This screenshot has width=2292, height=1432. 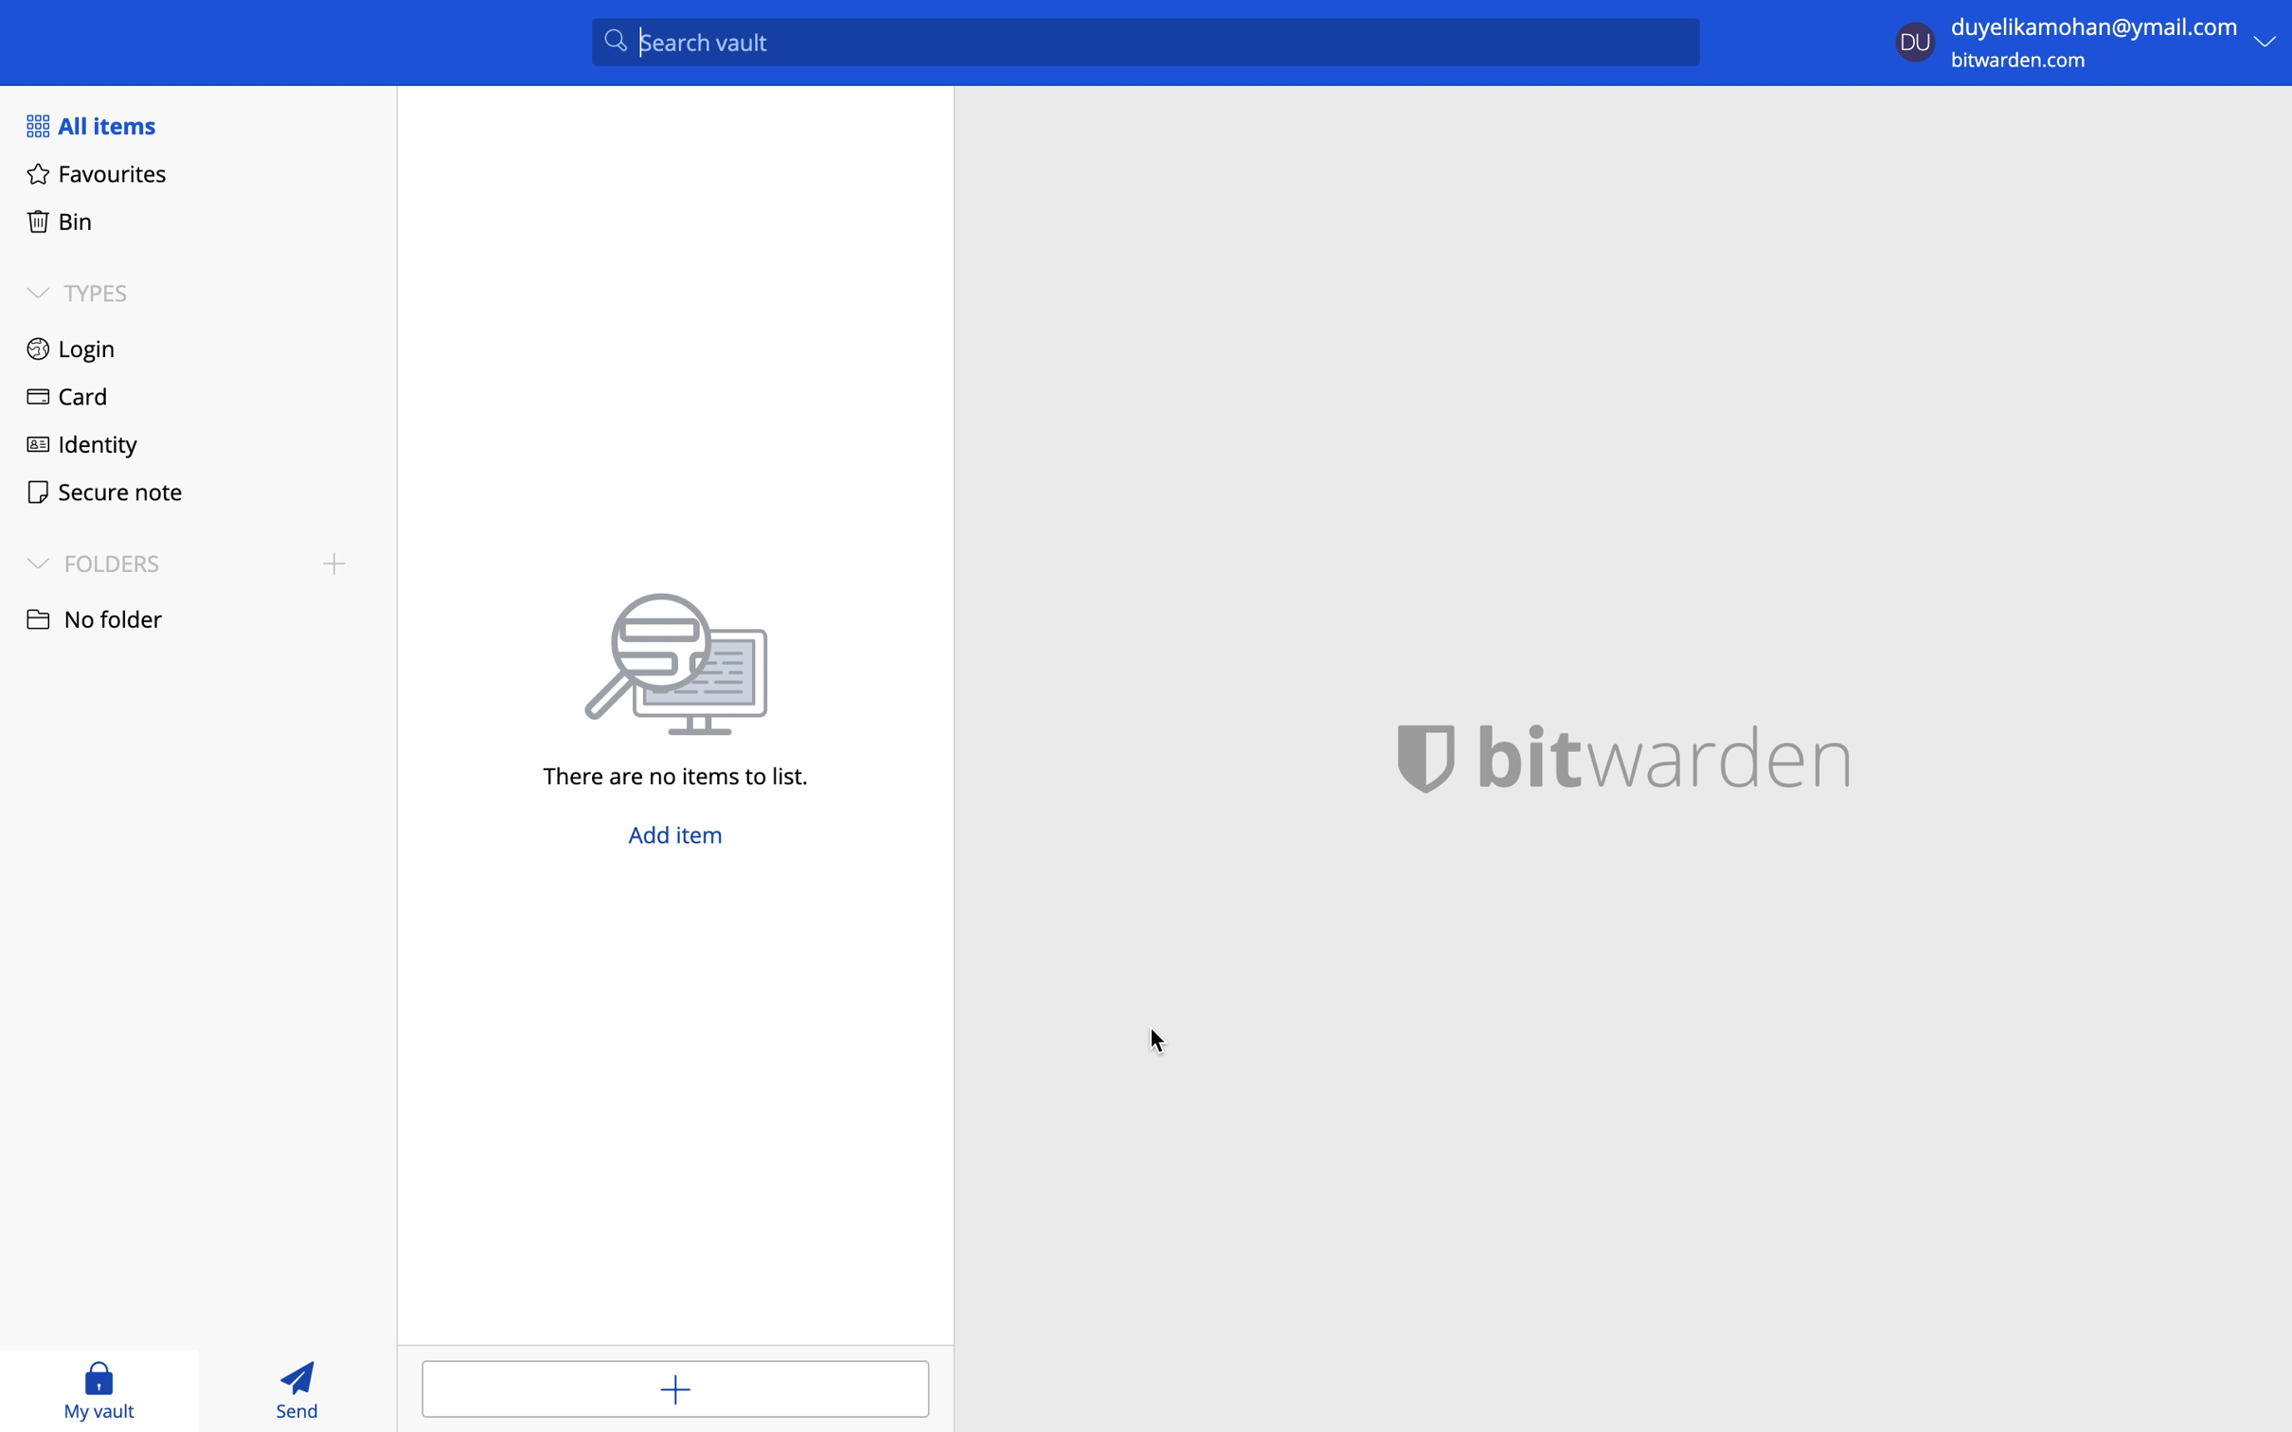 I want to click on card, so click(x=74, y=395).